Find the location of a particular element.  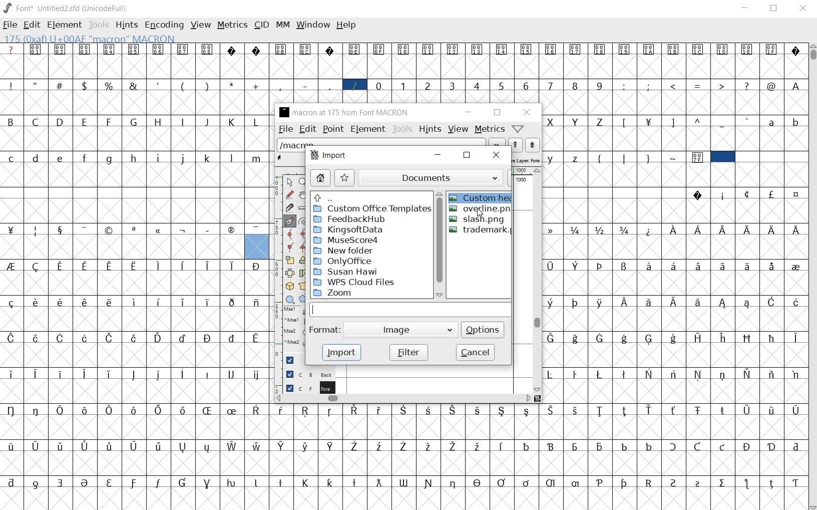

directories is located at coordinates (370, 197).